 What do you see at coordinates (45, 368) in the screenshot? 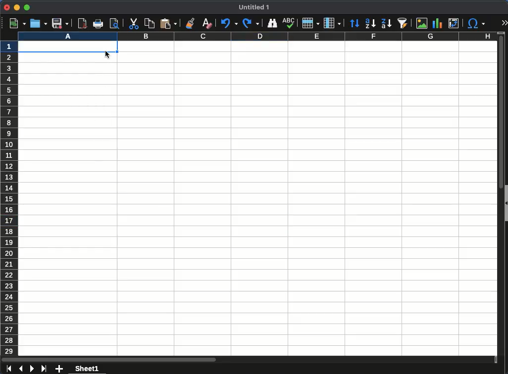
I see `last sheet` at bounding box center [45, 368].